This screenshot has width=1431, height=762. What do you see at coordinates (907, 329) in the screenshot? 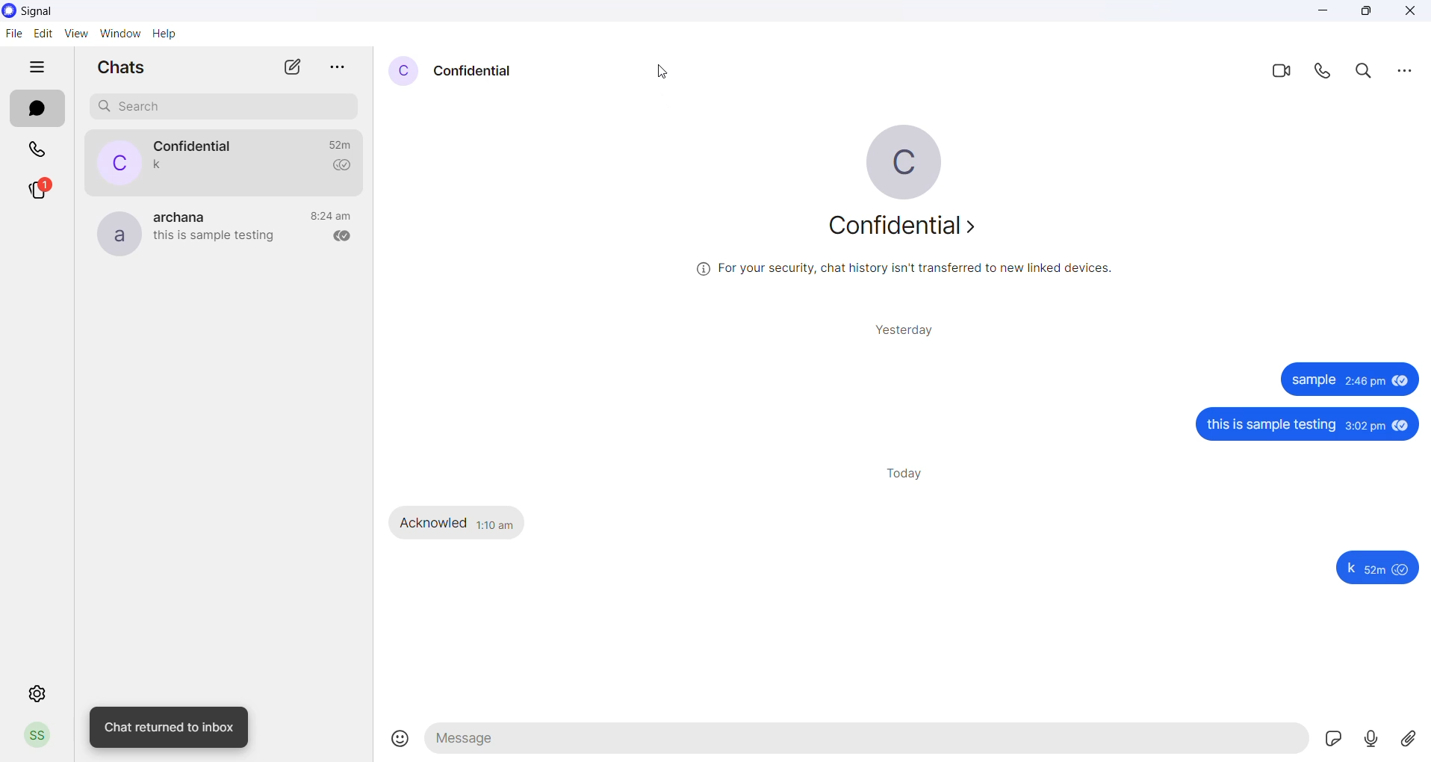
I see `yesterday messages heading` at bounding box center [907, 329].